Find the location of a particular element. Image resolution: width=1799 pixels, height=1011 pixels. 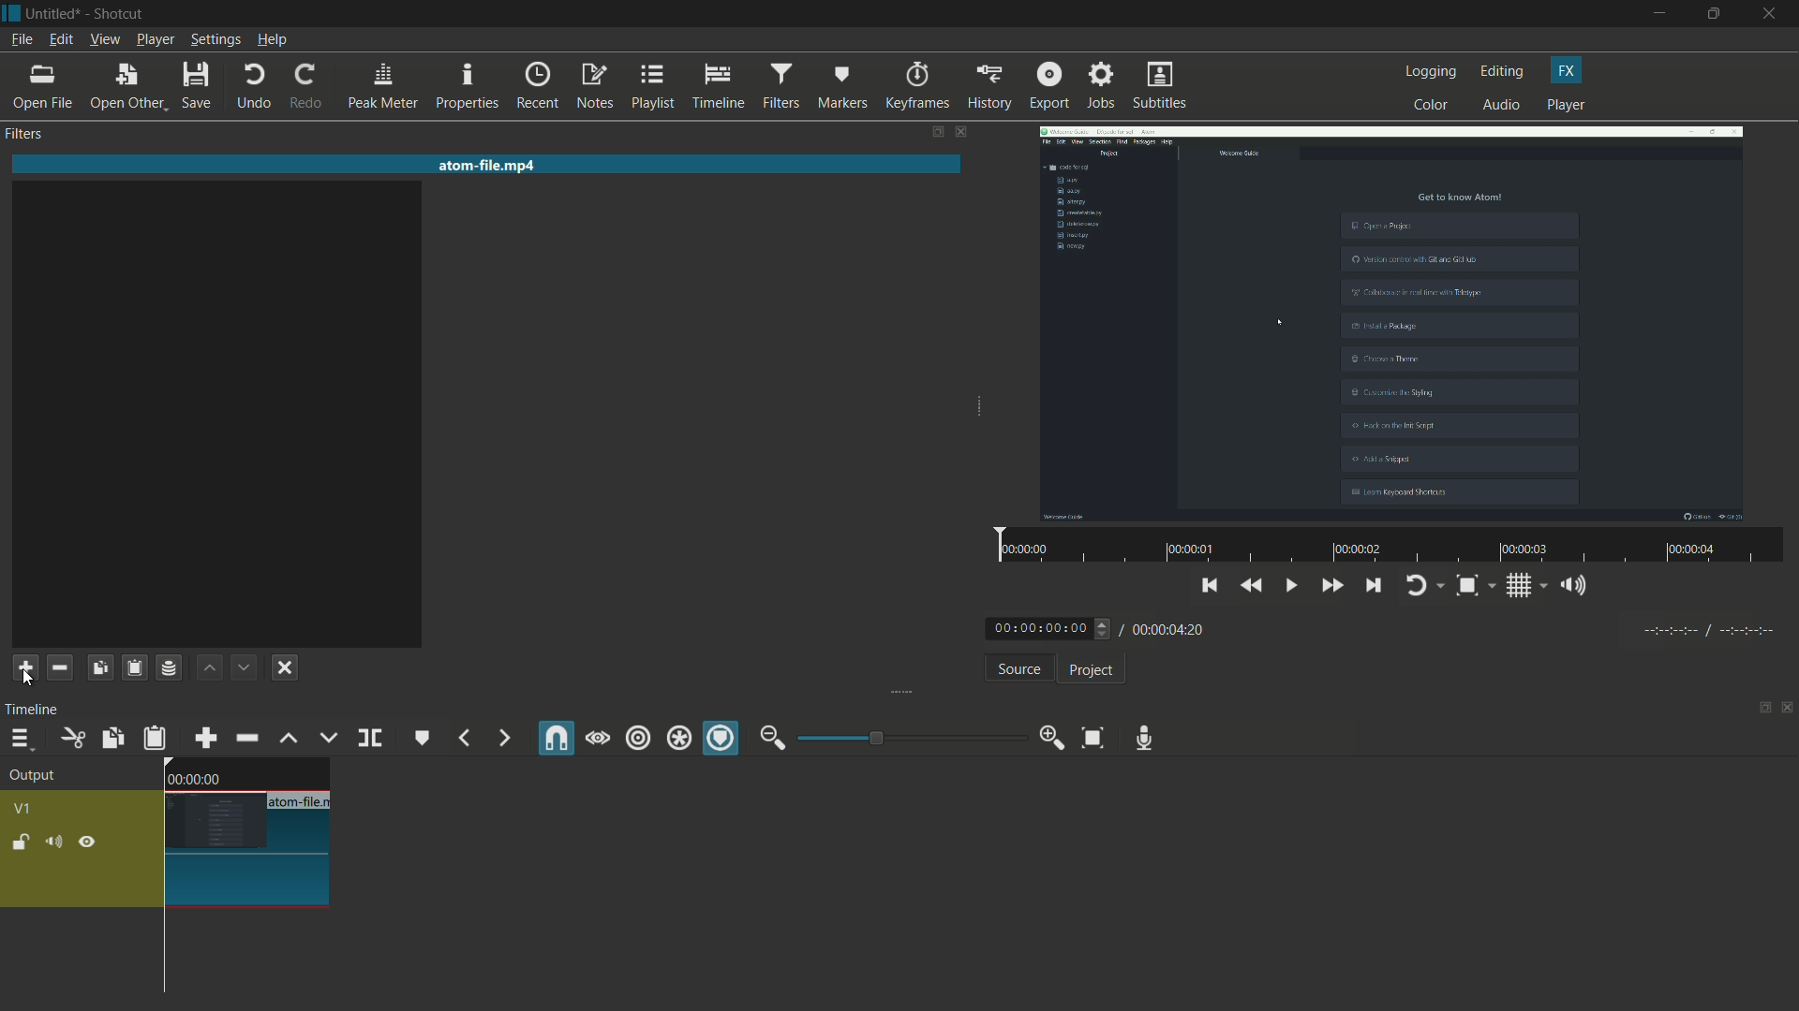

properties is located at coordinates (467, 87).